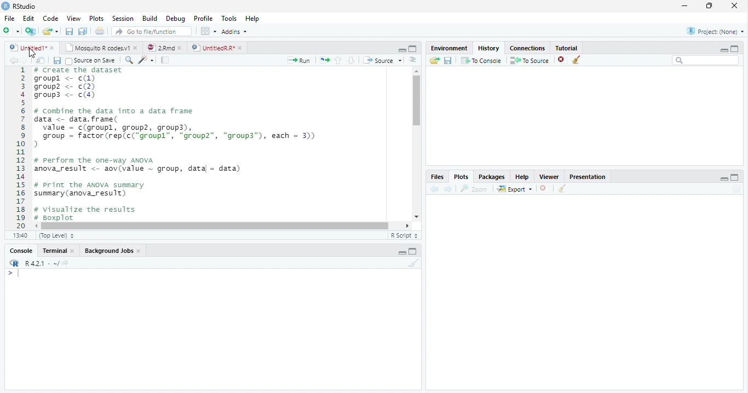 Image resolution: width=748 pixels, height=393 pixels. What do you see at coordinates (164, 47) in the screenshot?
I see `2Rmd` at bounding box center [164, 47].